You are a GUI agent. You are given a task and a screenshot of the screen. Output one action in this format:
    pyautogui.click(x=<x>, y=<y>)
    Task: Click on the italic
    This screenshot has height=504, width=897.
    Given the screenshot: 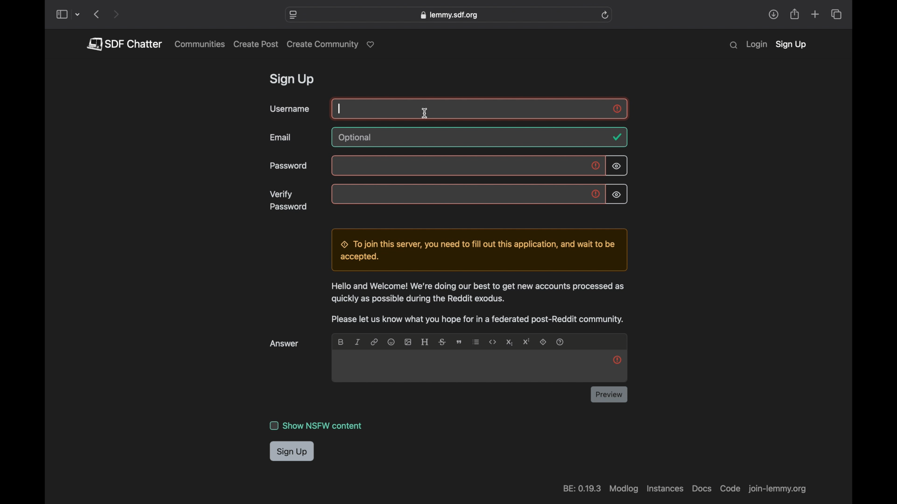 What is the action you would take?
    pyautogui.click(x=357, y=342)
    